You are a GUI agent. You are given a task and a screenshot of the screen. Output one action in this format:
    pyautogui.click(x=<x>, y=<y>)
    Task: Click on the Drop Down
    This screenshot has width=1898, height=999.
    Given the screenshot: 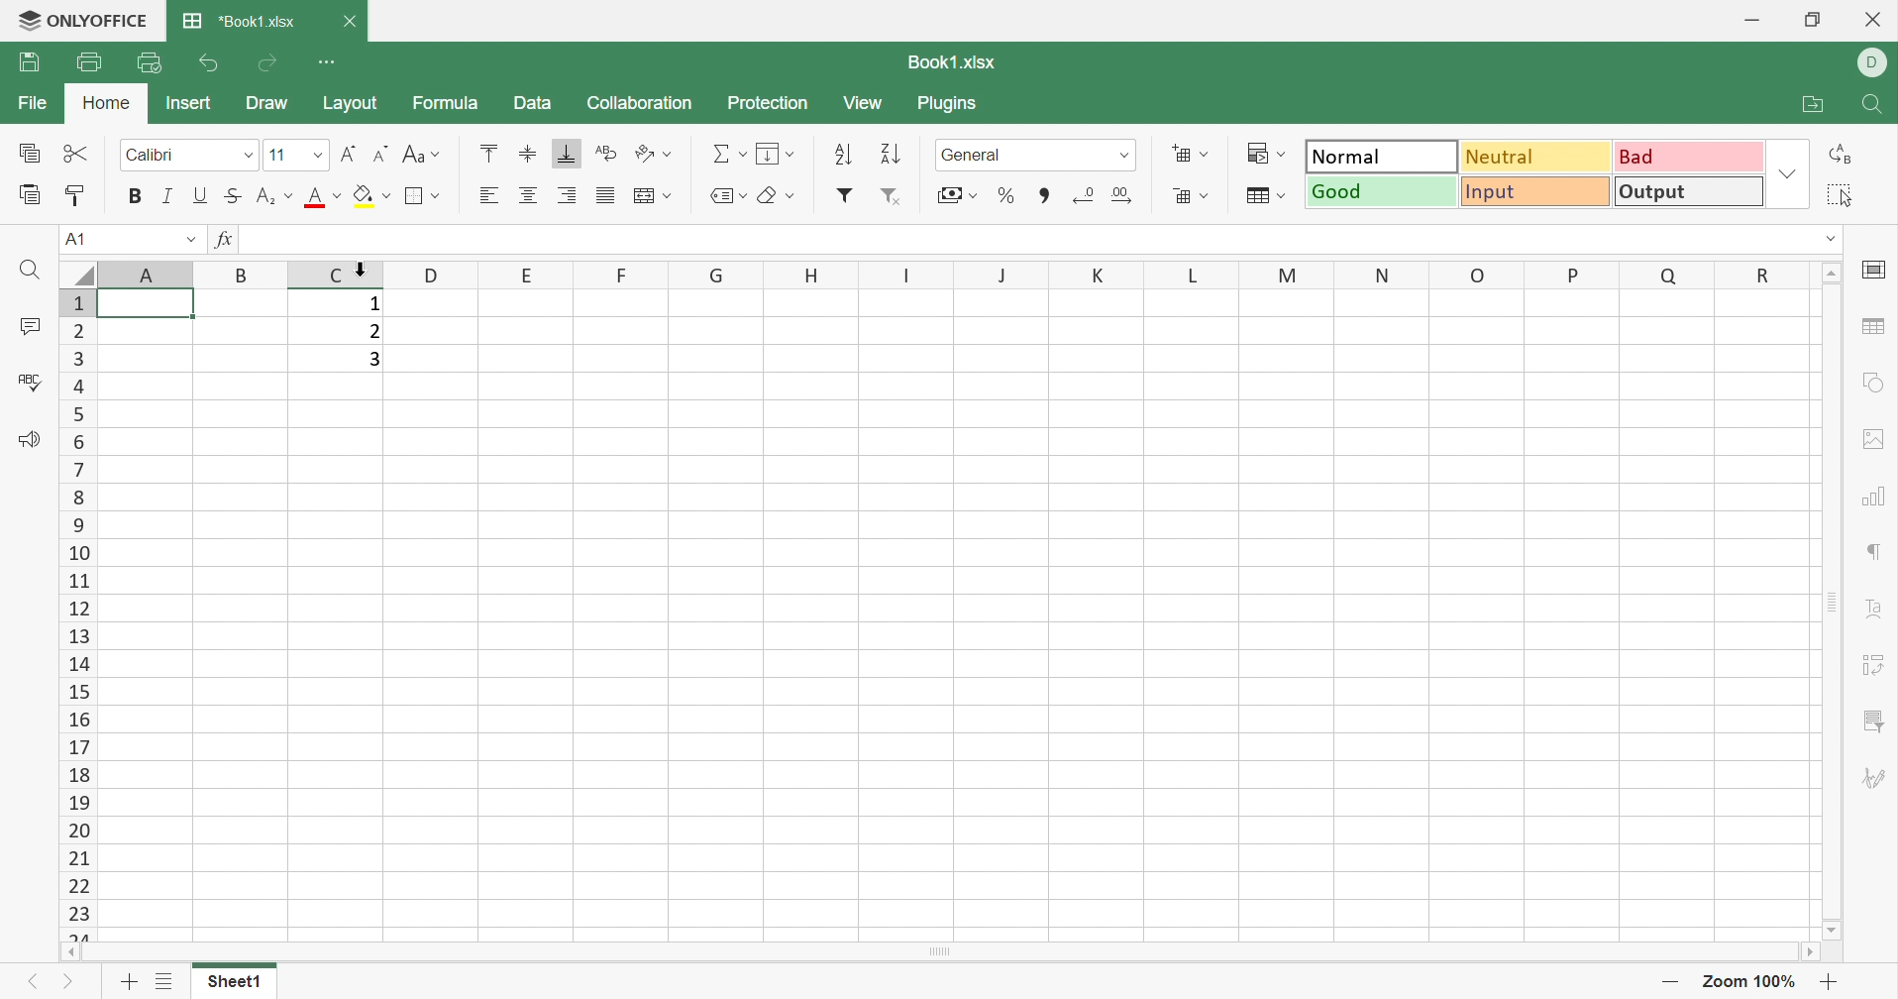 What is the action you would take?
    pyautogui.click(x=252, y=156)
    